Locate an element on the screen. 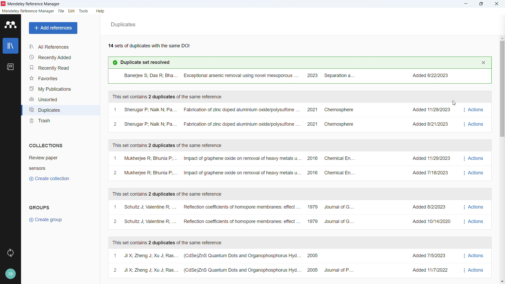 This screenshot has height=284, width=505. logo is located at coordinates (10, 25).